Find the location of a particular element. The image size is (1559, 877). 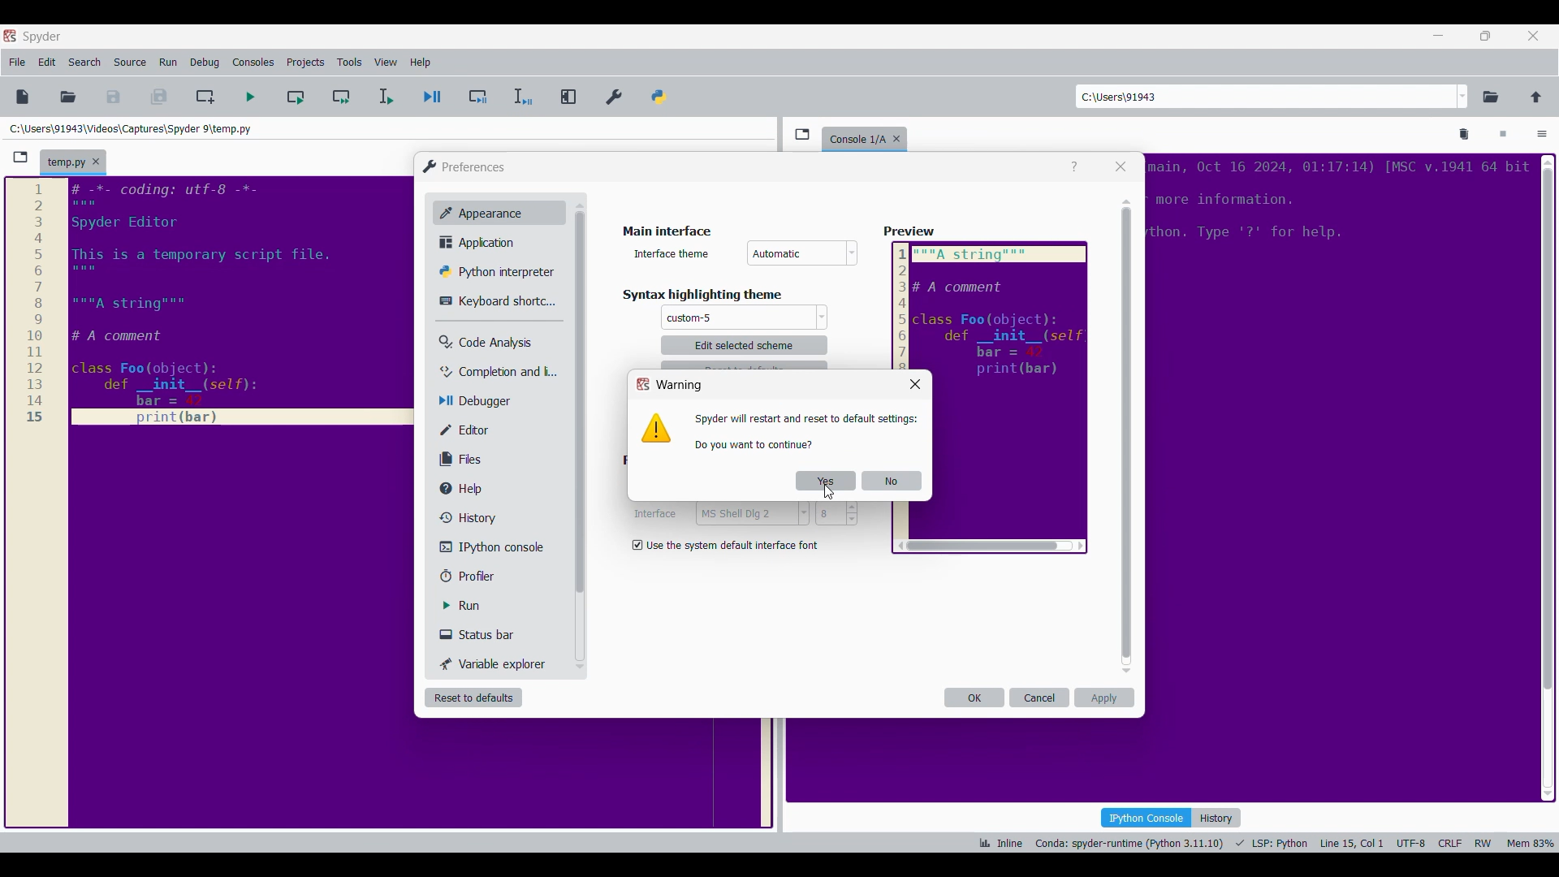

Location options is located at coordinates (1463, 97).